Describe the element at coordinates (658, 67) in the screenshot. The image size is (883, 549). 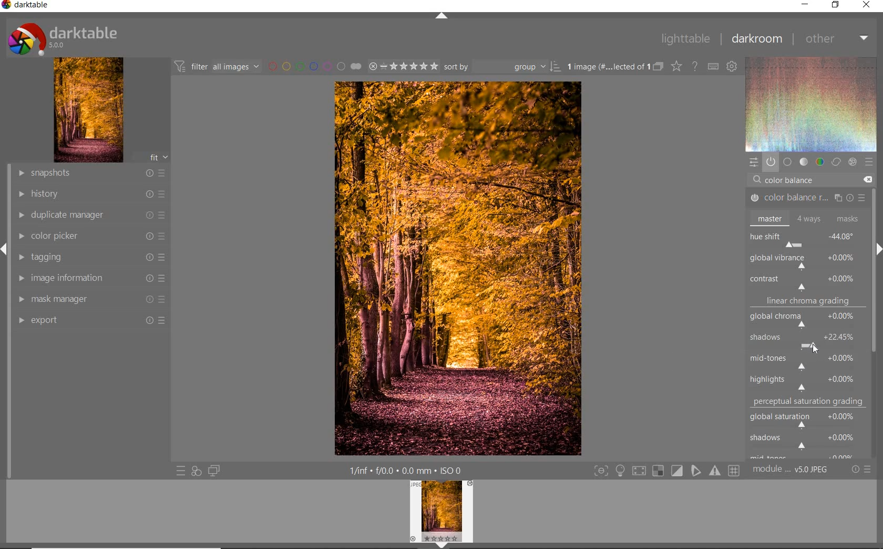
I see `collapse grouped image` at that location.